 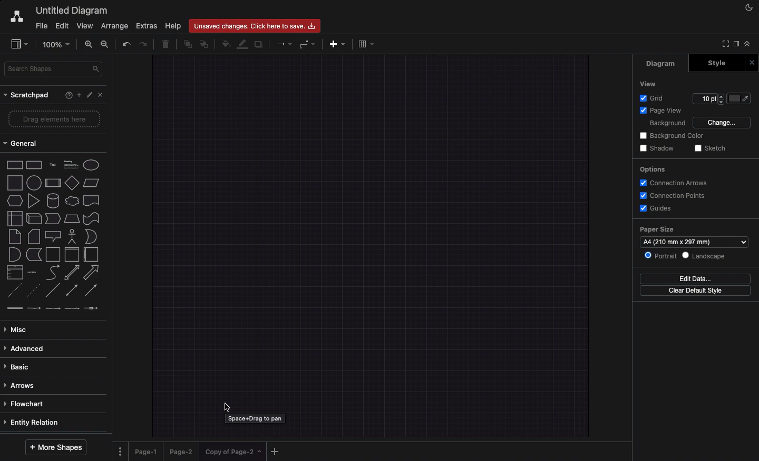 What do you see at coordinates (76, 95) in the screenshot?
I see `Add` at bounding box center [76, 95].